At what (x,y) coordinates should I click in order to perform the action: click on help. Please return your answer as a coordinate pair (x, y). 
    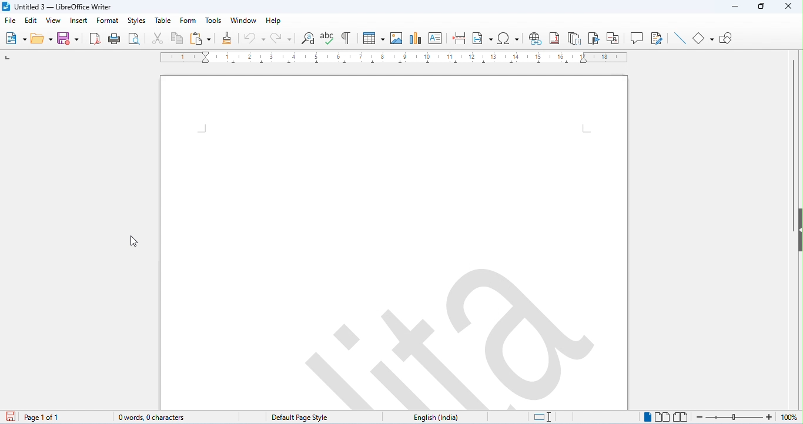
    Looking at the image, I should click on (273, 21).